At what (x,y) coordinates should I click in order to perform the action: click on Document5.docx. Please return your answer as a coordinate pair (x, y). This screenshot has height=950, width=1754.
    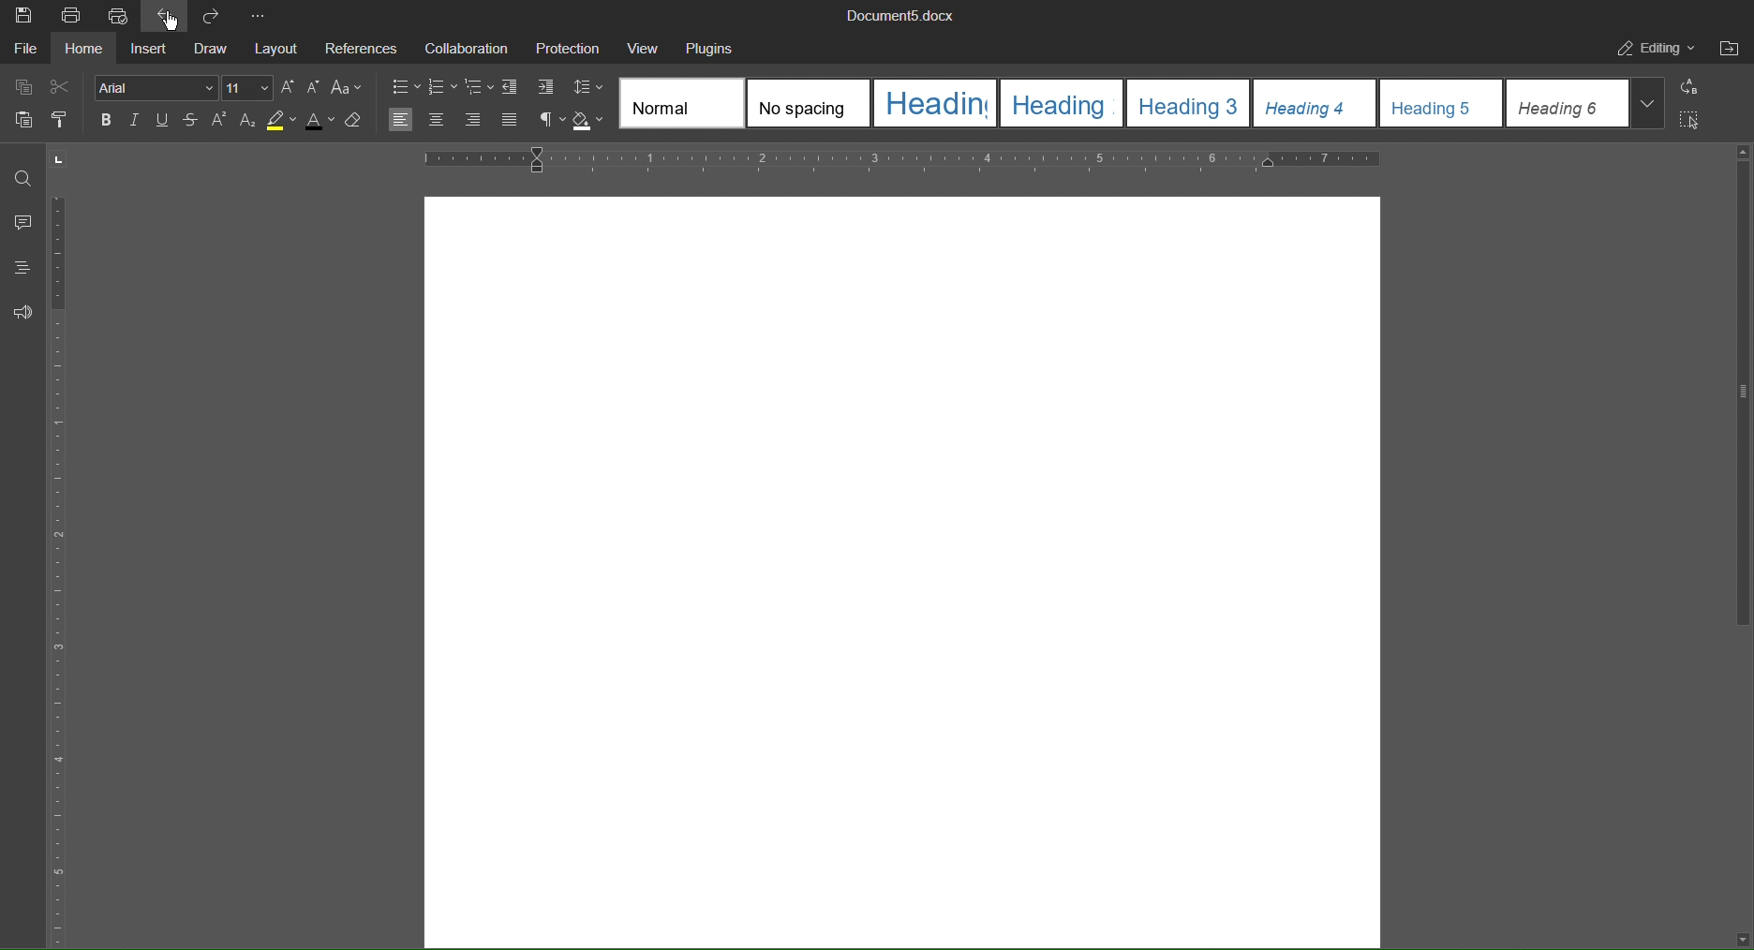
    Looking at the image, I should click on (902, 16).